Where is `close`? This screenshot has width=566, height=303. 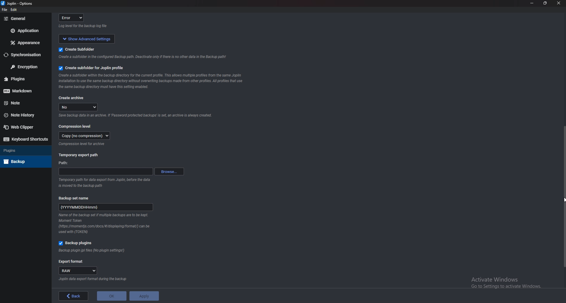 close is located at coordinates (558, 4).